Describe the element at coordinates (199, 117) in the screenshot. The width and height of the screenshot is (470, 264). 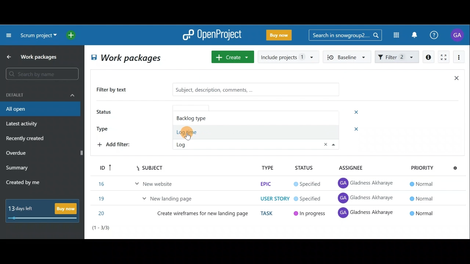
I see `Backlog type` at that location.